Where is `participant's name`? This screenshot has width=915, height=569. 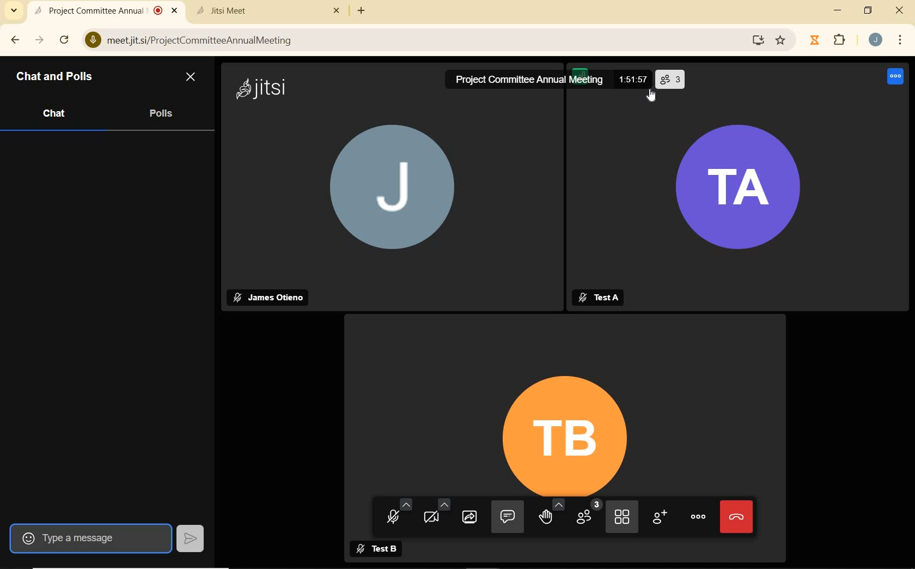
participant's name is located at coordinates (272, 295).